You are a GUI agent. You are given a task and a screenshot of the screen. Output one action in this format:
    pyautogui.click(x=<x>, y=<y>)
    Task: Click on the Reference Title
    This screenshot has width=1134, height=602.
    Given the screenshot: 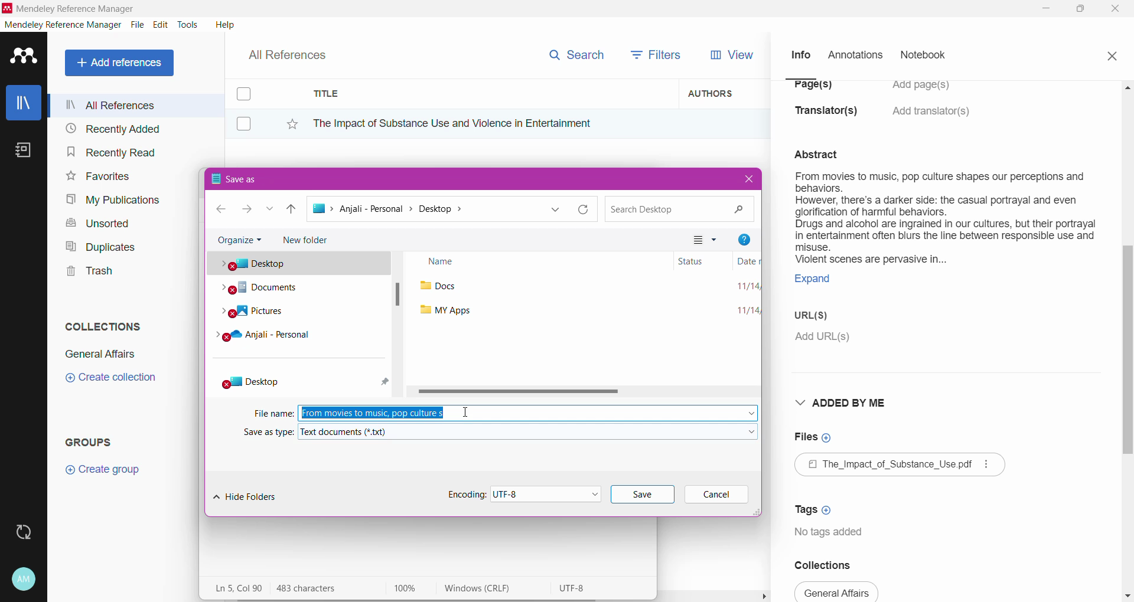 What is the action you would take?
    pyautogui.click(x=490, y=123)
    